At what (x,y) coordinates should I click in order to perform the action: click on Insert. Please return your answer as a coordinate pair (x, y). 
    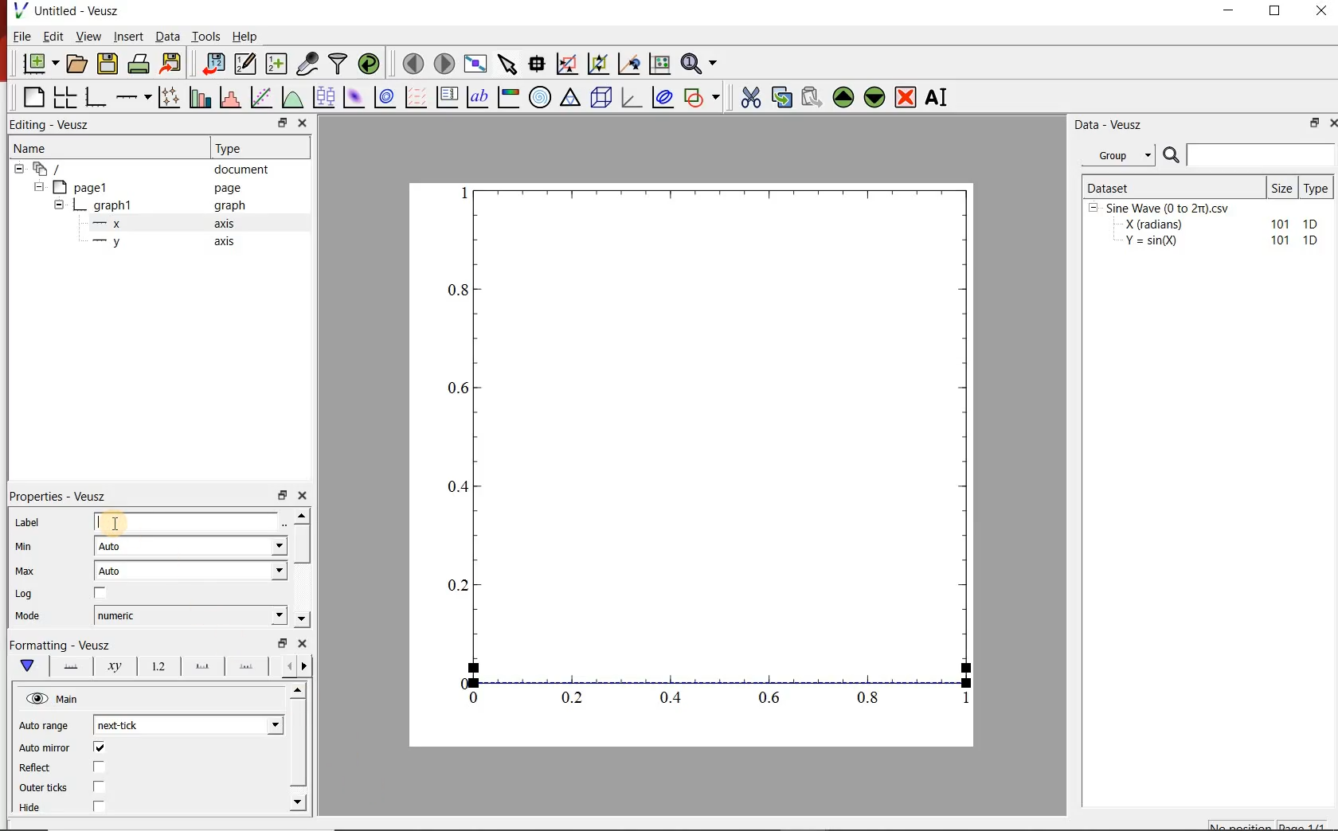
    Looking at the image, I should click on (129, 36).